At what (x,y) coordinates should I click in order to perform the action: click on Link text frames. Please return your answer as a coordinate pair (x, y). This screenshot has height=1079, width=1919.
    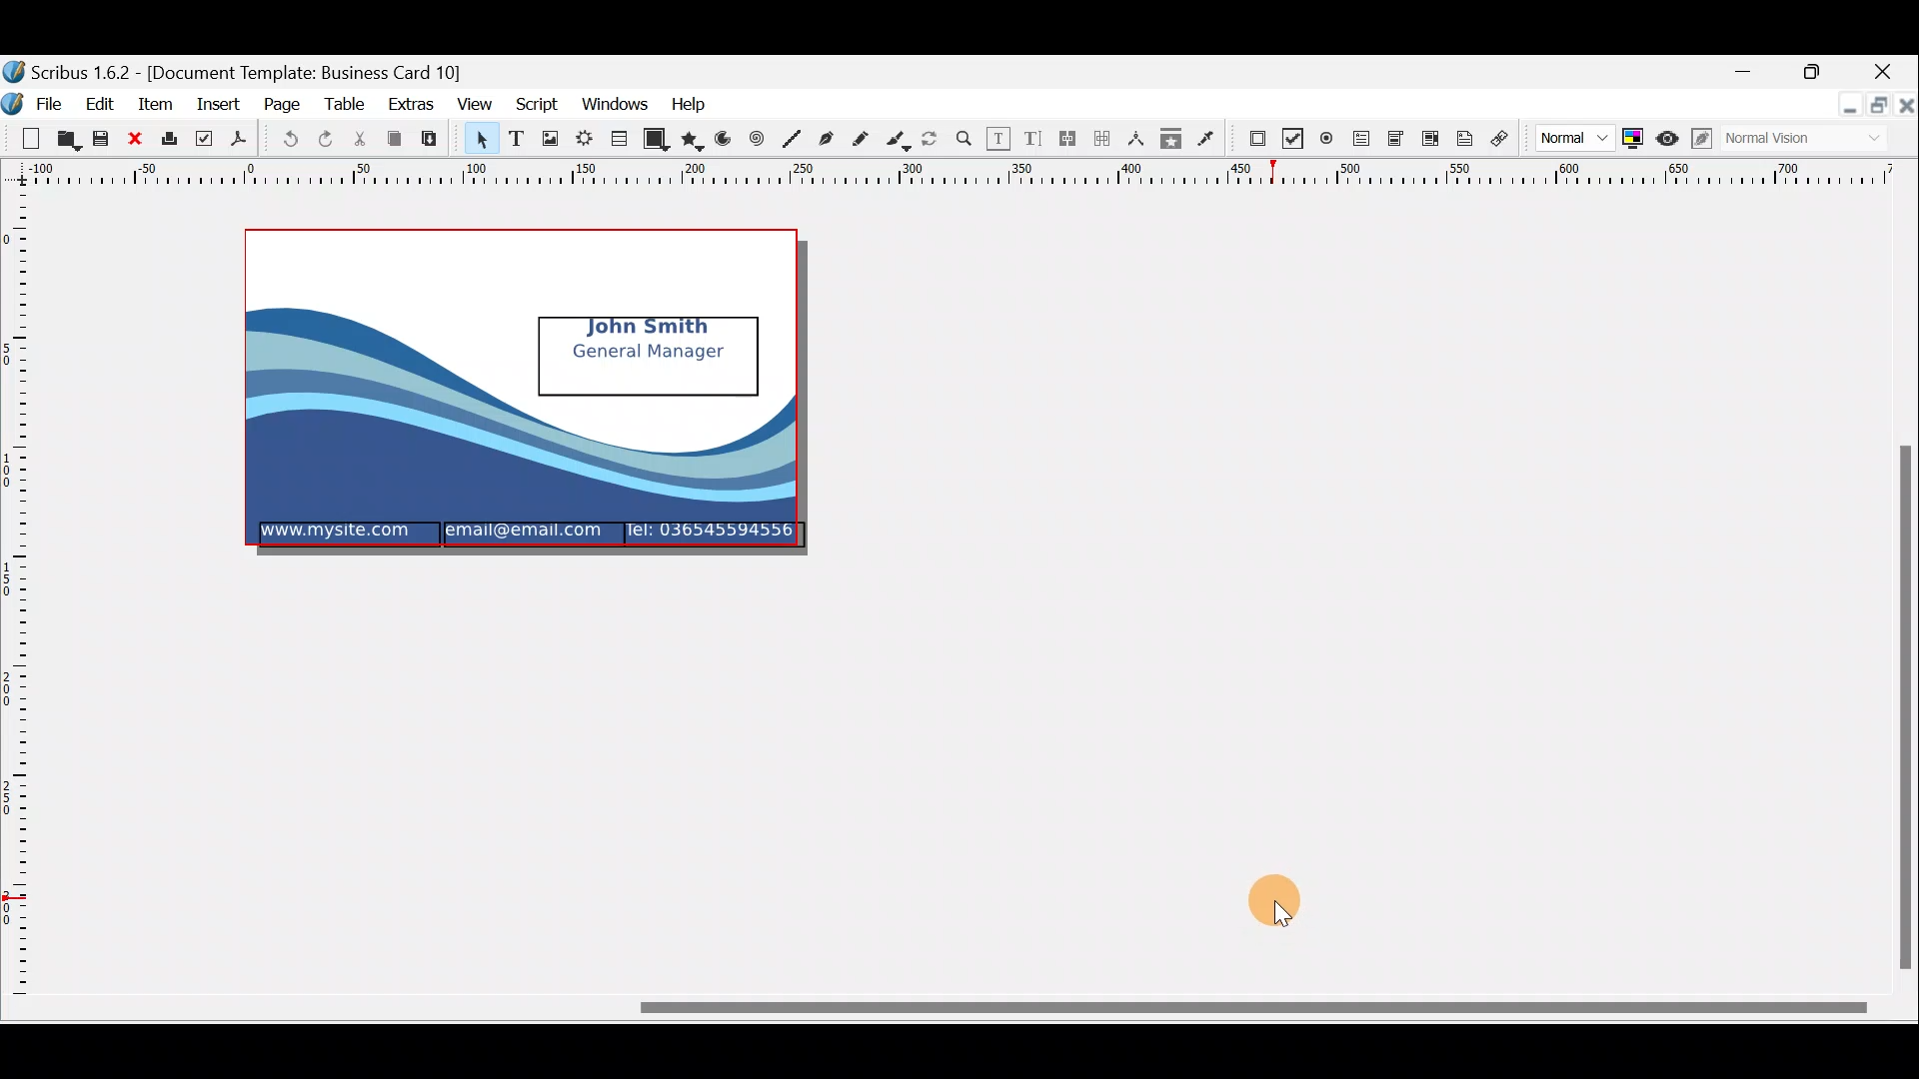
    Looking at the image, I should click on (1064, 139).